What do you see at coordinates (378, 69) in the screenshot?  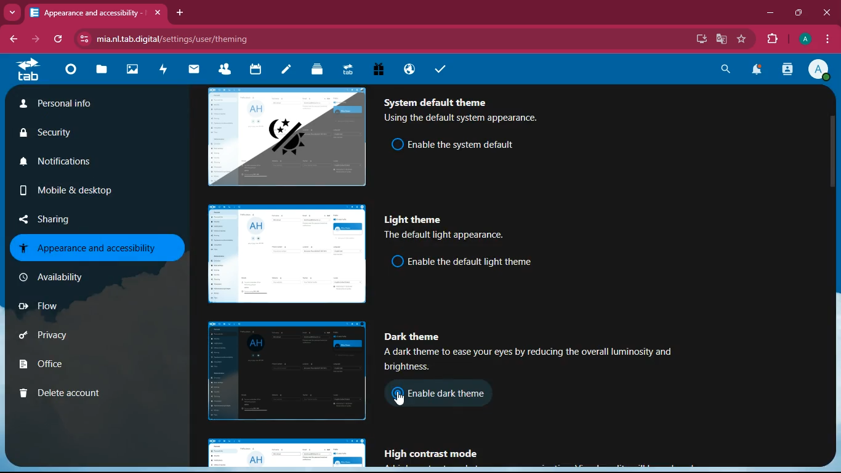 I see `gift` at bounding box center [378, 69].